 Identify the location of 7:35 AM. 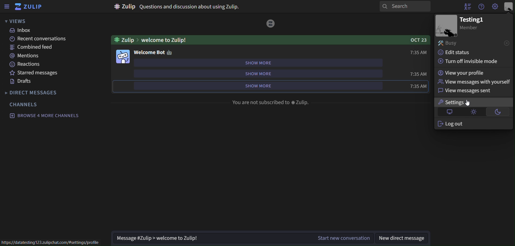
(419, 52).